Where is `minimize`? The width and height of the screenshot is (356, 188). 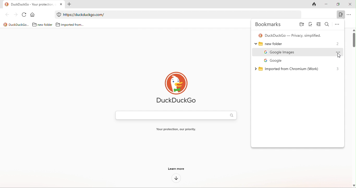 minimize is located at coordinates (328, 4).